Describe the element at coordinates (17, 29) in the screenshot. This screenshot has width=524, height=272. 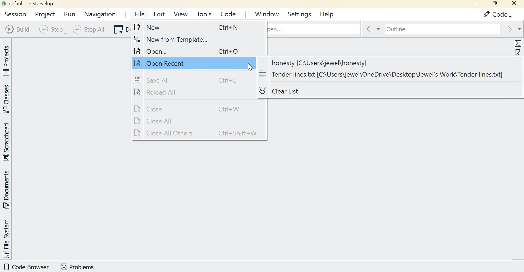
I see `Build Selection` at that location.